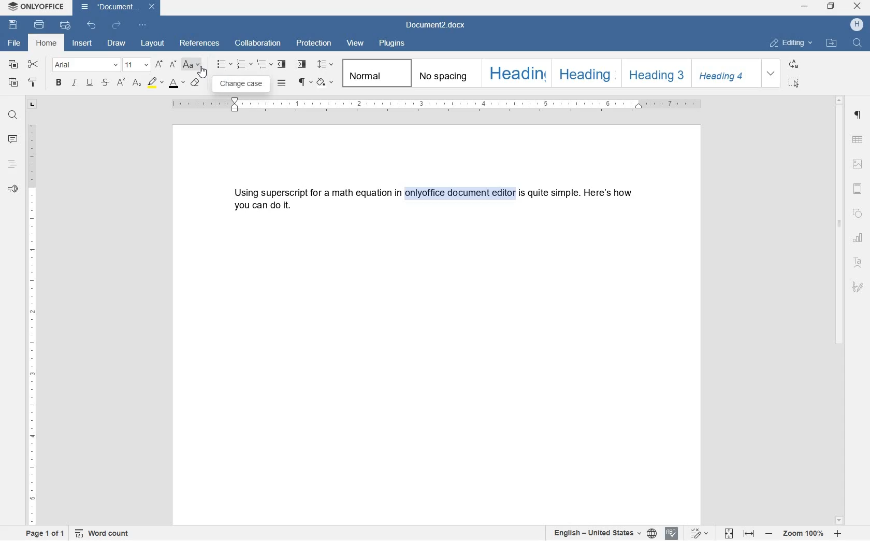  Describe the element at coordinates (84, 42) in the screenshot. I see `insert` at that location.